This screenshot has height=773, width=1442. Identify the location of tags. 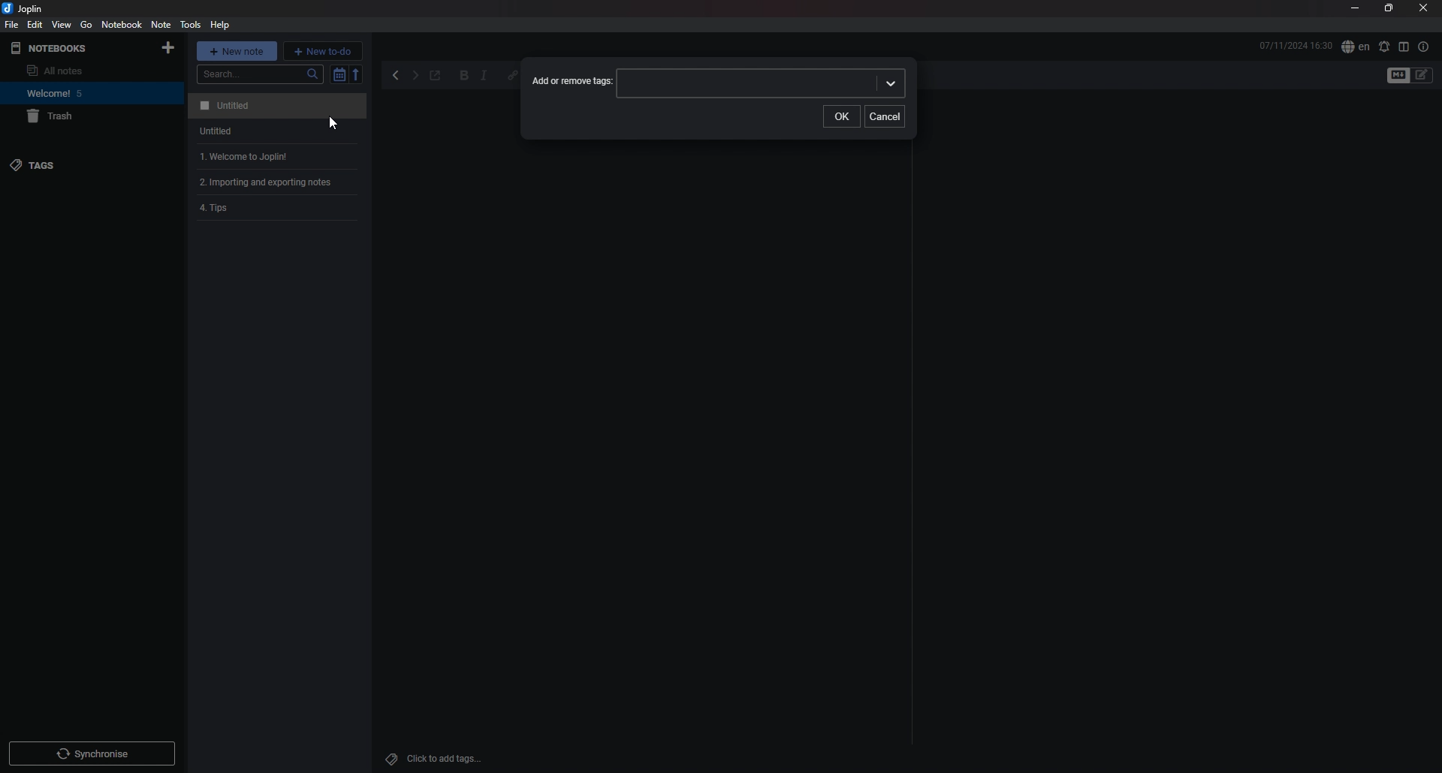
(73, 164).